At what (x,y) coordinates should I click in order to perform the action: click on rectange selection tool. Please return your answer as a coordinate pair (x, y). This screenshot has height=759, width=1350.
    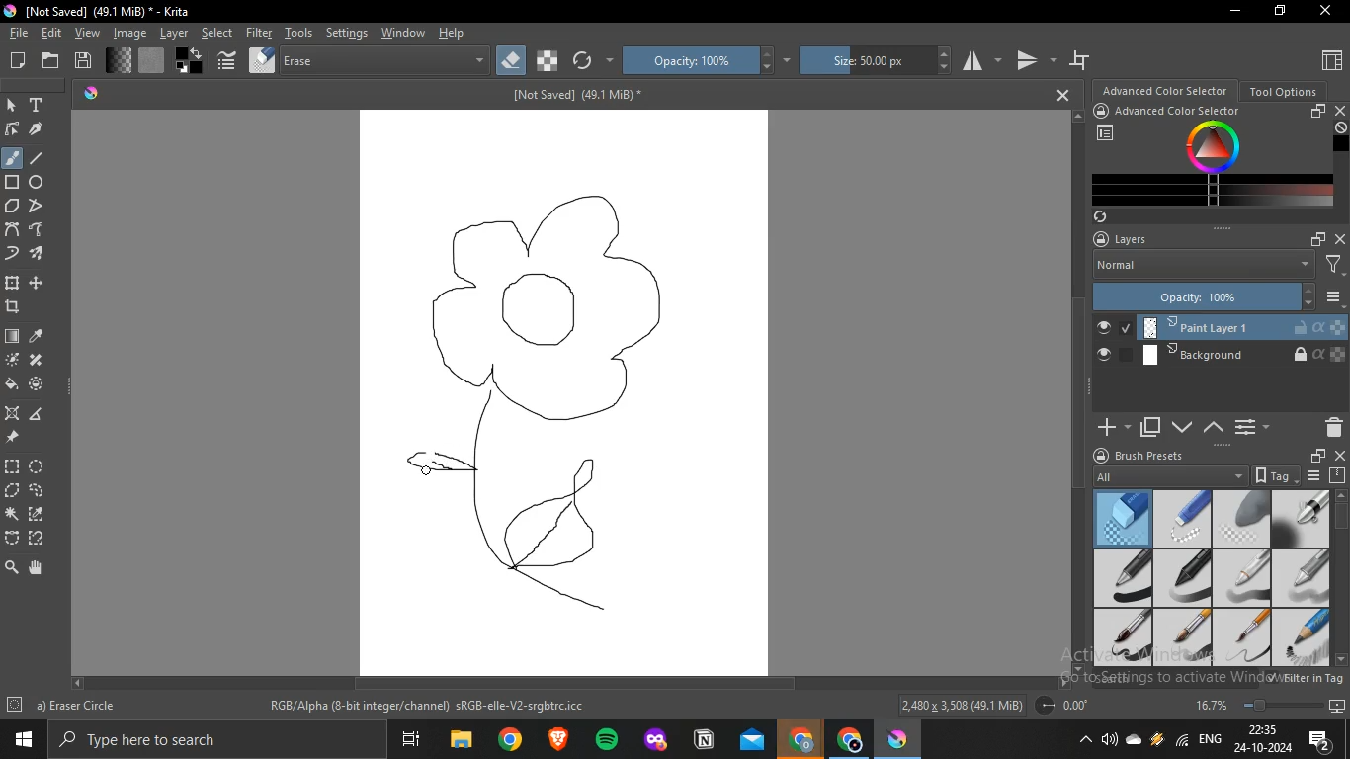
    Looking at the image, I should click on (12, 465).